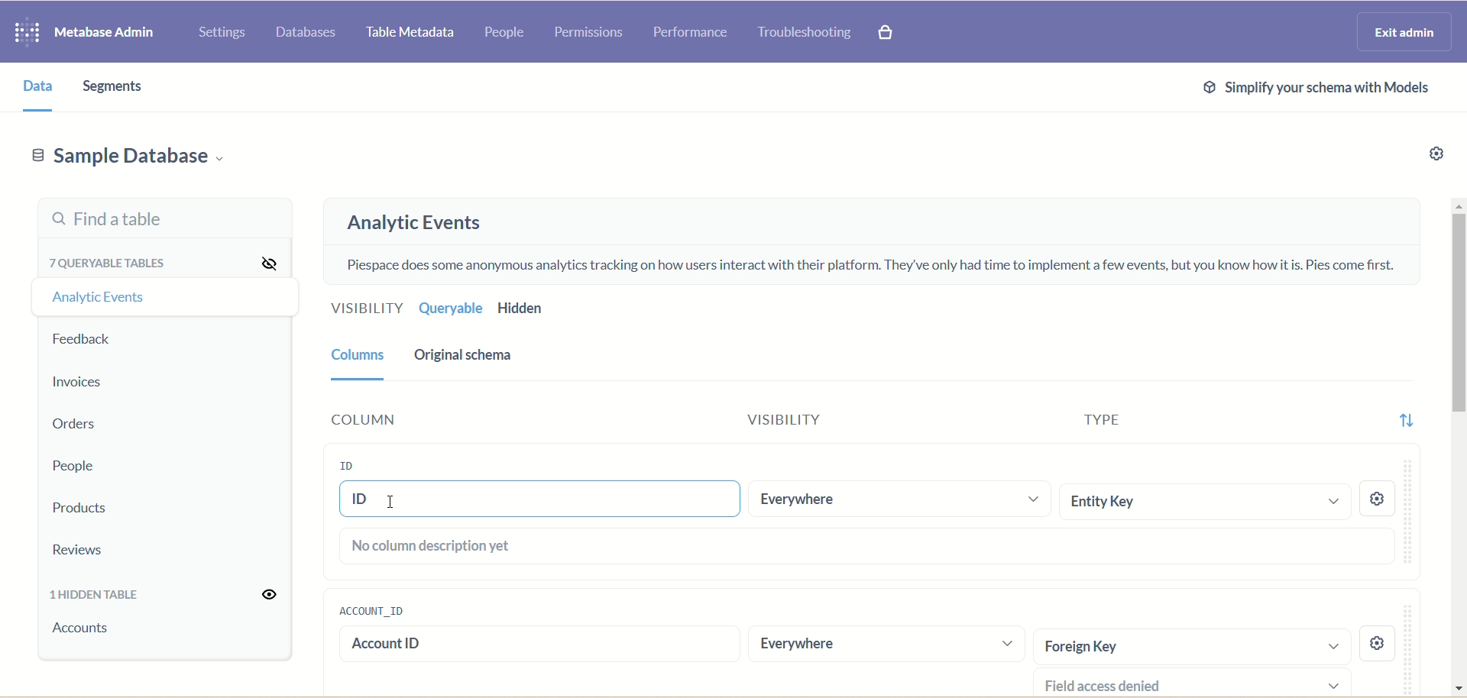  I want to click on Simplify schema with models, so click(1312, 91).